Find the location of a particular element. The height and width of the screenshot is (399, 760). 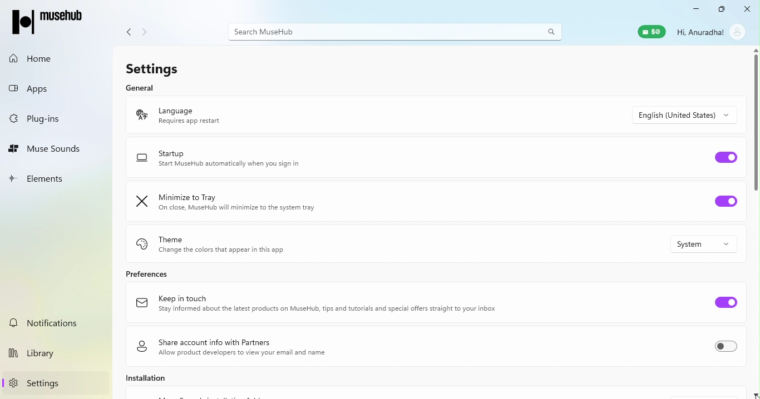

Keep in touch is located at coordinates (317, 305).